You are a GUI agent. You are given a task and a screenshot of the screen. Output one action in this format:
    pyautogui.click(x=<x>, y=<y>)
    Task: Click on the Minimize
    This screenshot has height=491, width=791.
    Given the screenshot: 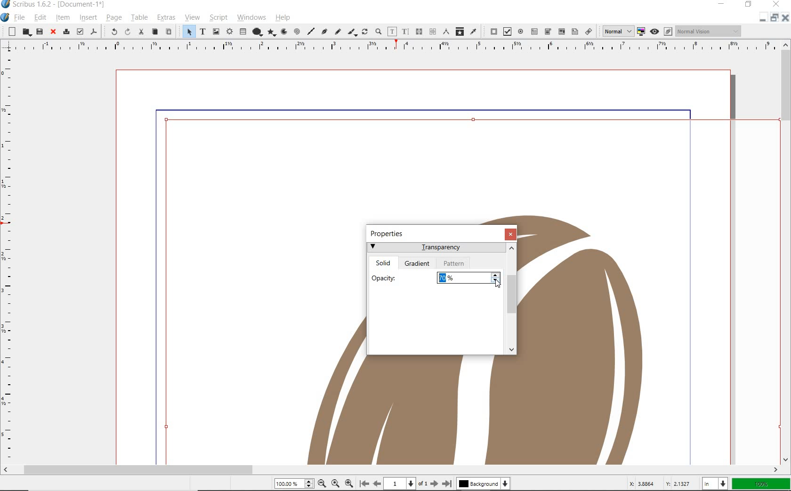 What is the action you would take?
    pyautogui.click(x=774, y=17)
    